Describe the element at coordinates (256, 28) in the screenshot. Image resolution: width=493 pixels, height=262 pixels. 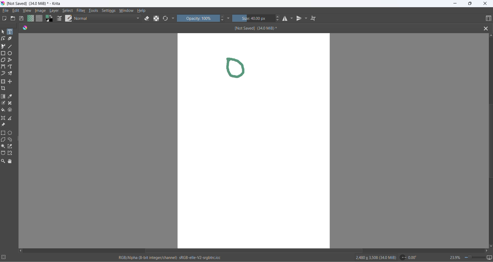
I see `[Not Saved] (340 MiB)*` at that location.